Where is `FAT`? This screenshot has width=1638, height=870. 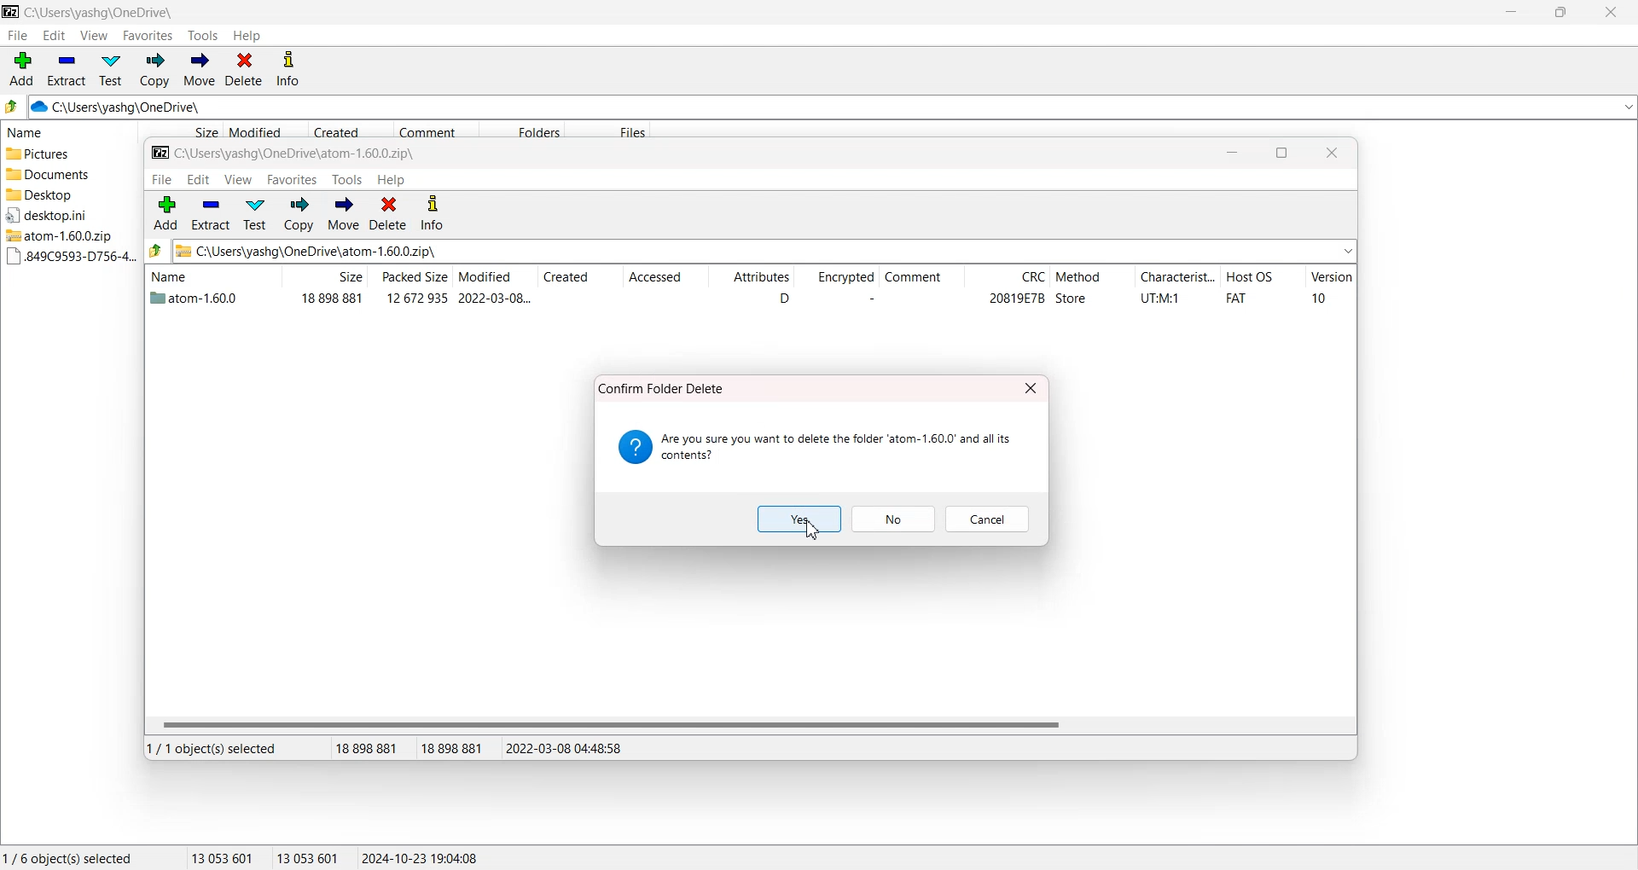
FAT is located at coordinates (1236, 299).